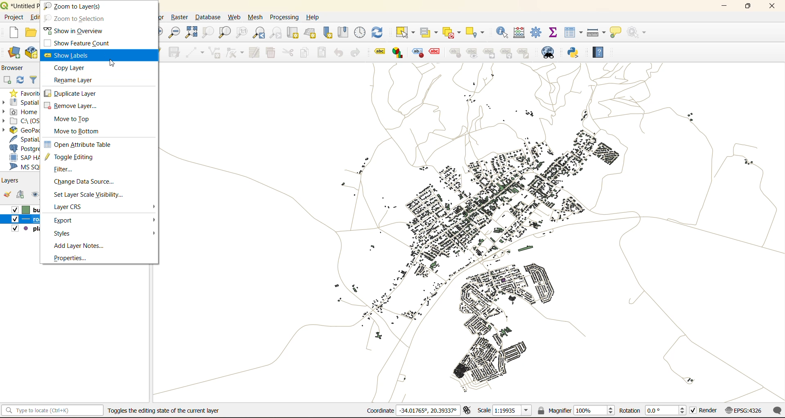 Image resolution: width=785 pixels, height=418 pixels. I want to click on cut, so click(288, 53).